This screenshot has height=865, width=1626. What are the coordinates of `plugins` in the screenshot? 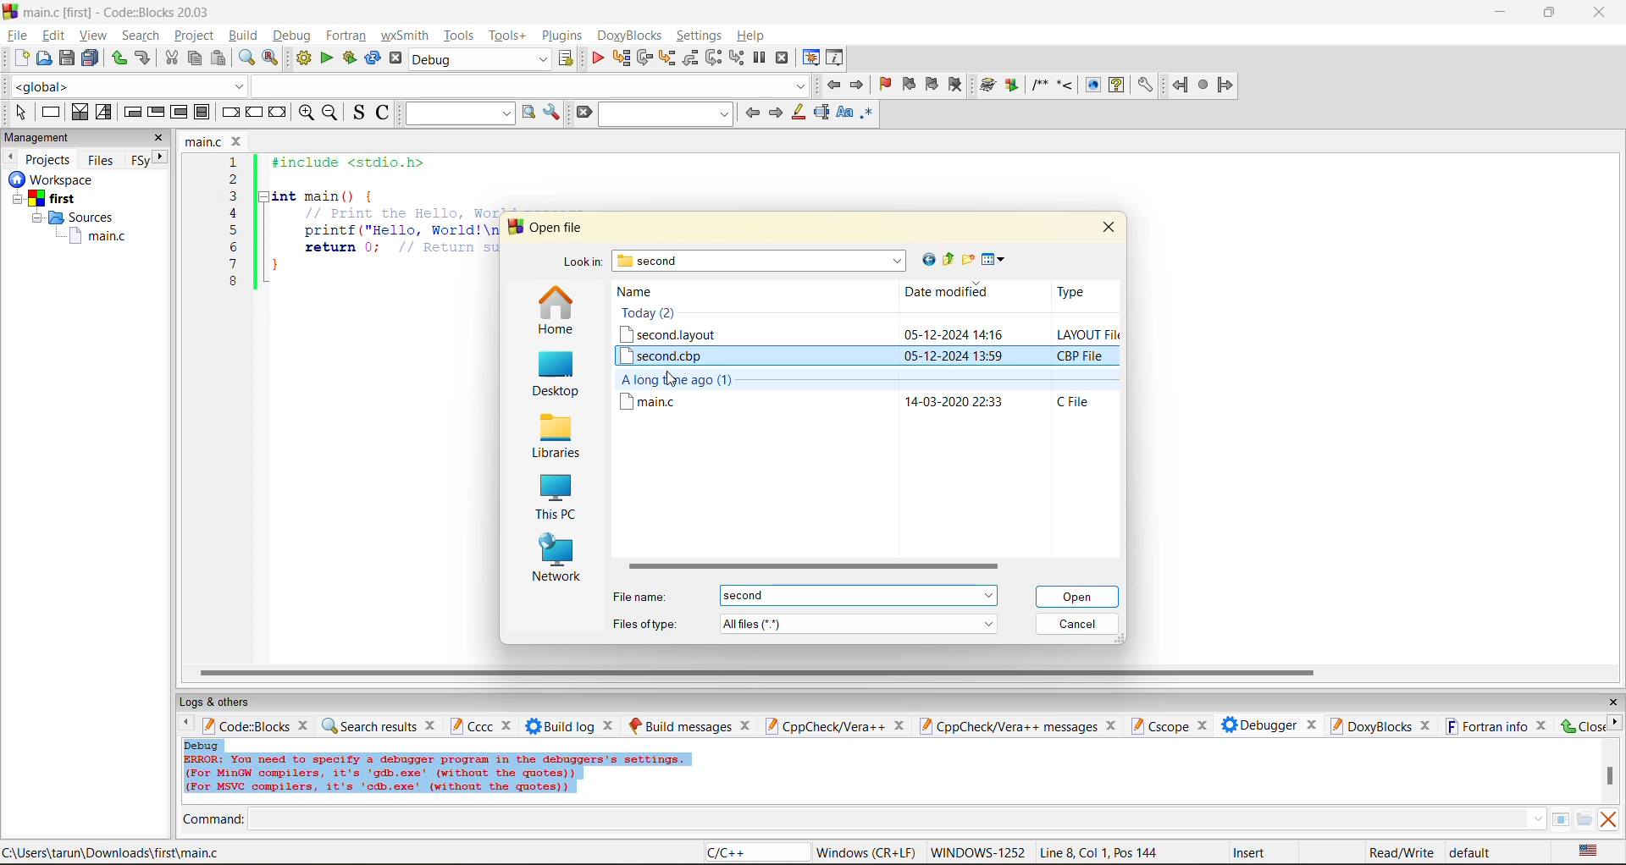 It's located at (564, 36).